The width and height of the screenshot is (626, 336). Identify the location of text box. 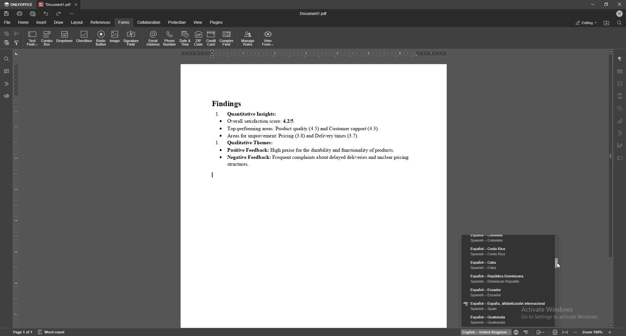
(620, 158).